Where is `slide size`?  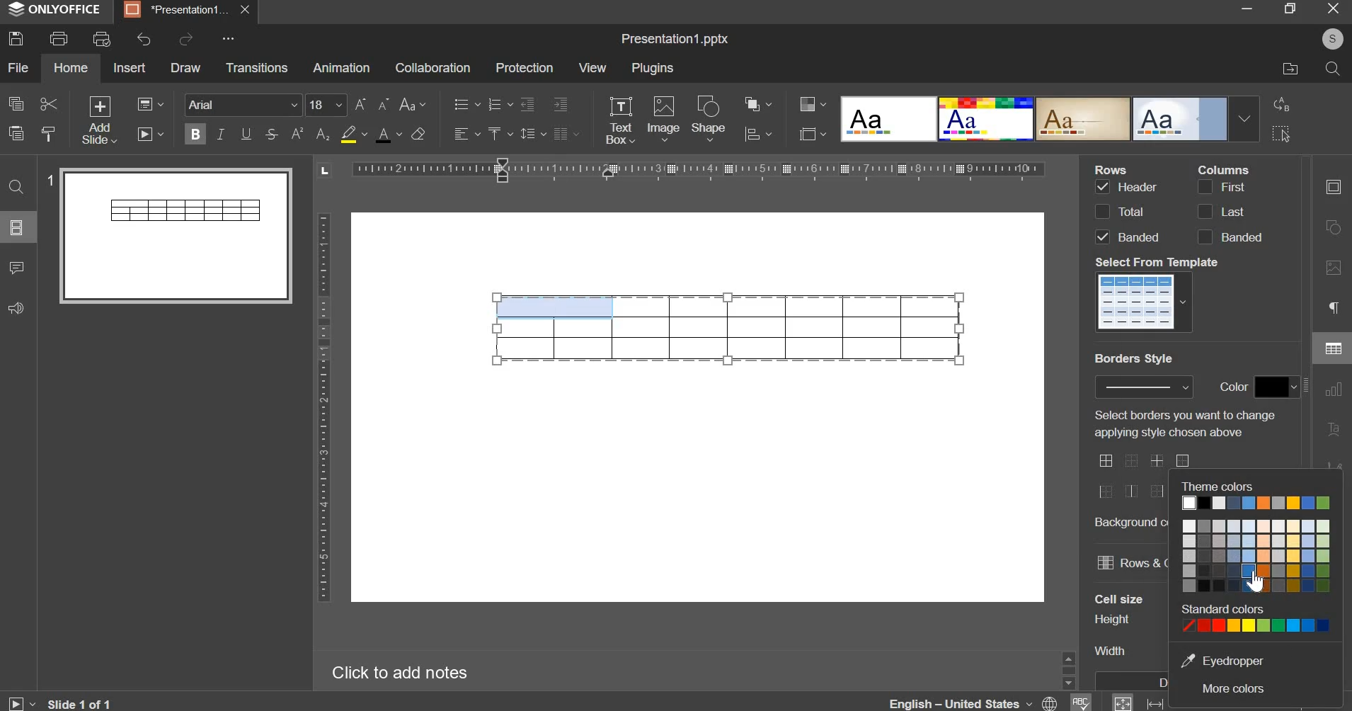 slide size is located at coordinates (812, 133).